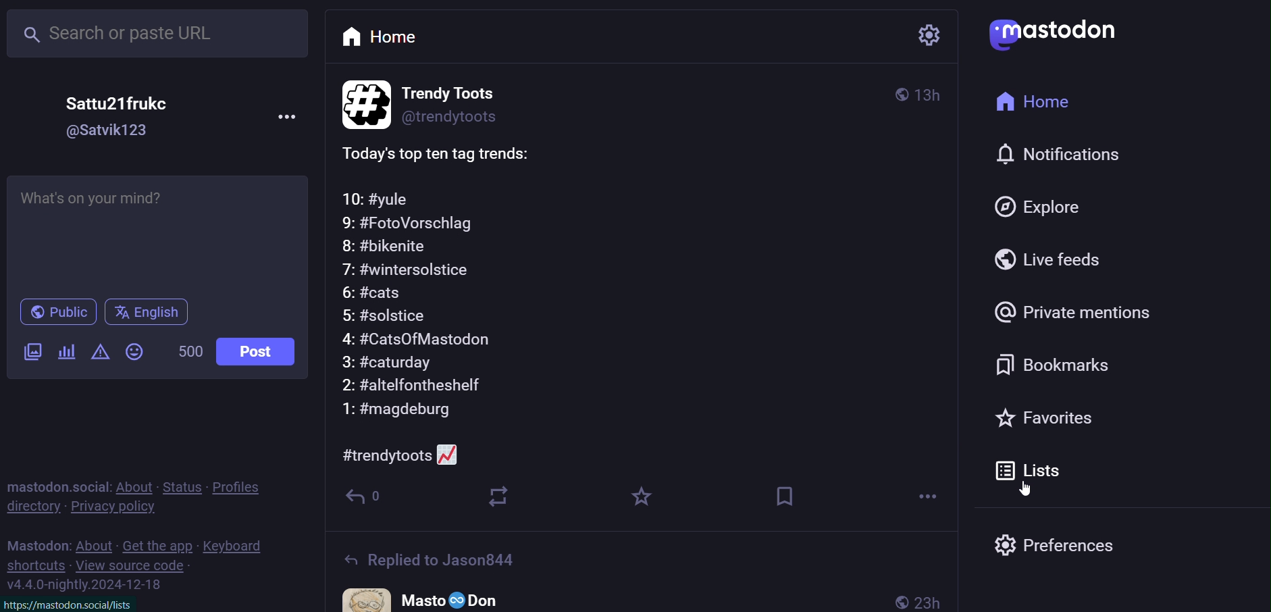 This screenshot has width=1271, height=612. Describe the element at coordinates (157, 230) in the screenshot. I see `Whats on your mind` at that location.